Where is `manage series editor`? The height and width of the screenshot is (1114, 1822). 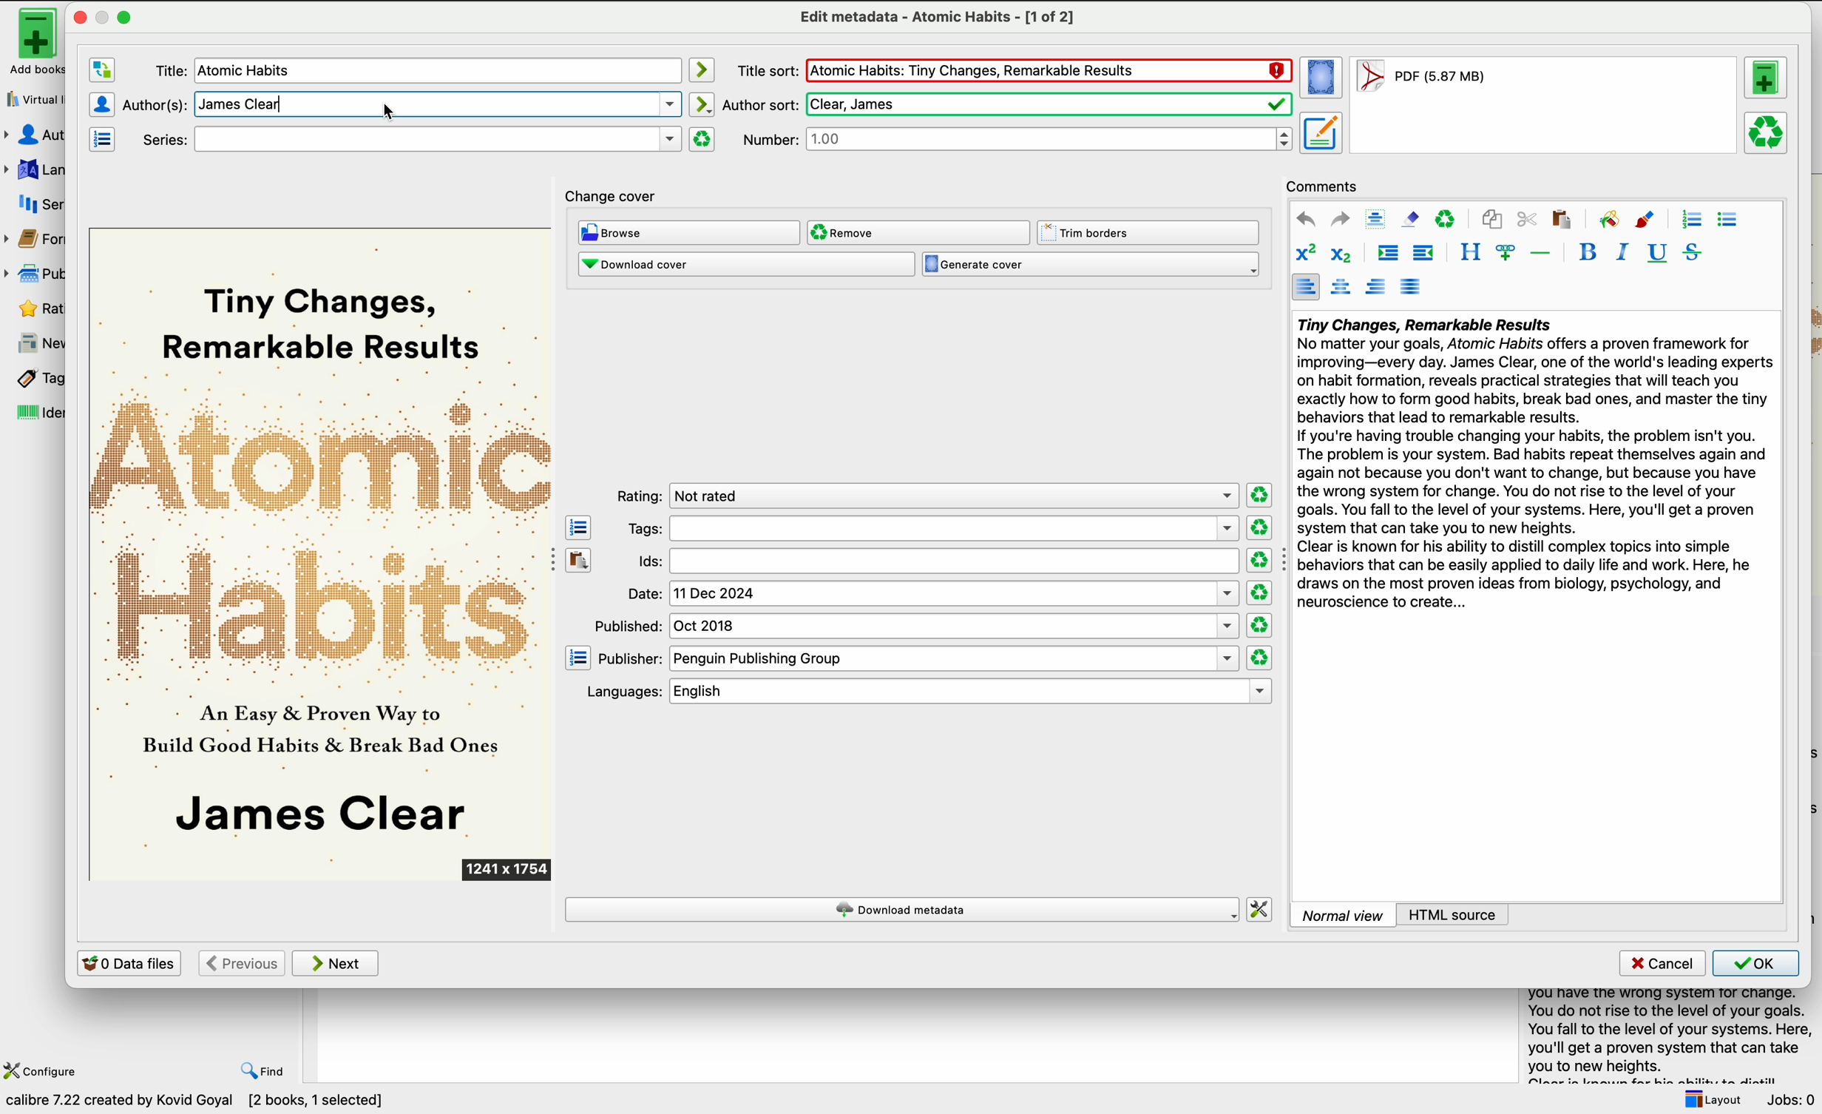 manage series editor is located at coordinates (105, 139).